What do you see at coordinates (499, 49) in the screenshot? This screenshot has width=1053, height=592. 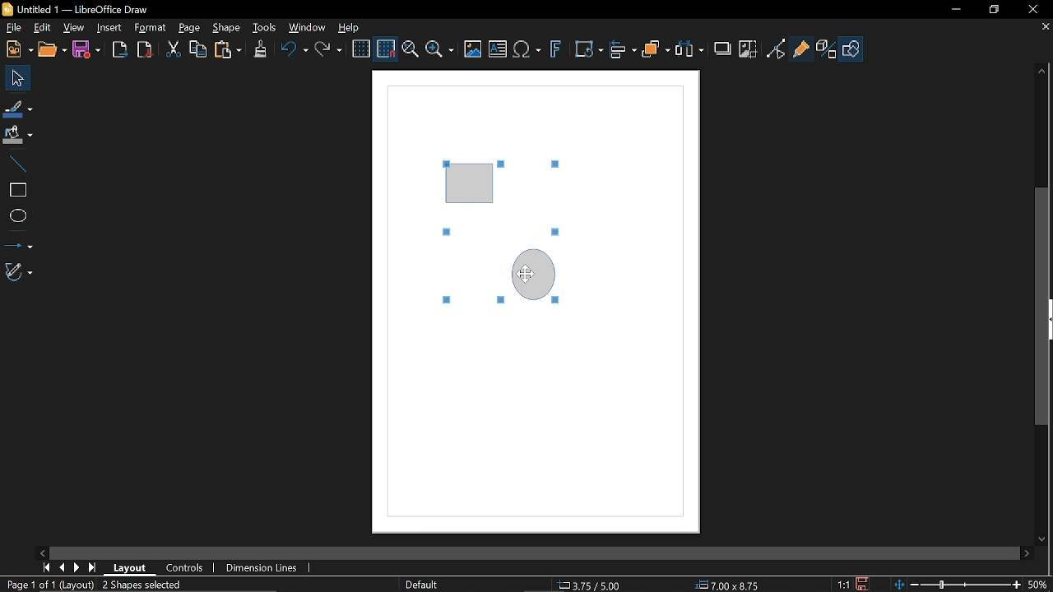 I see `Insert text` at bounding box center [499, 49].